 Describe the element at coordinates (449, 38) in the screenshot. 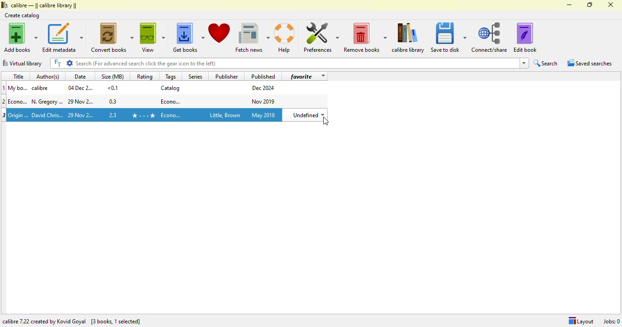

I see `save to disk` at that location.